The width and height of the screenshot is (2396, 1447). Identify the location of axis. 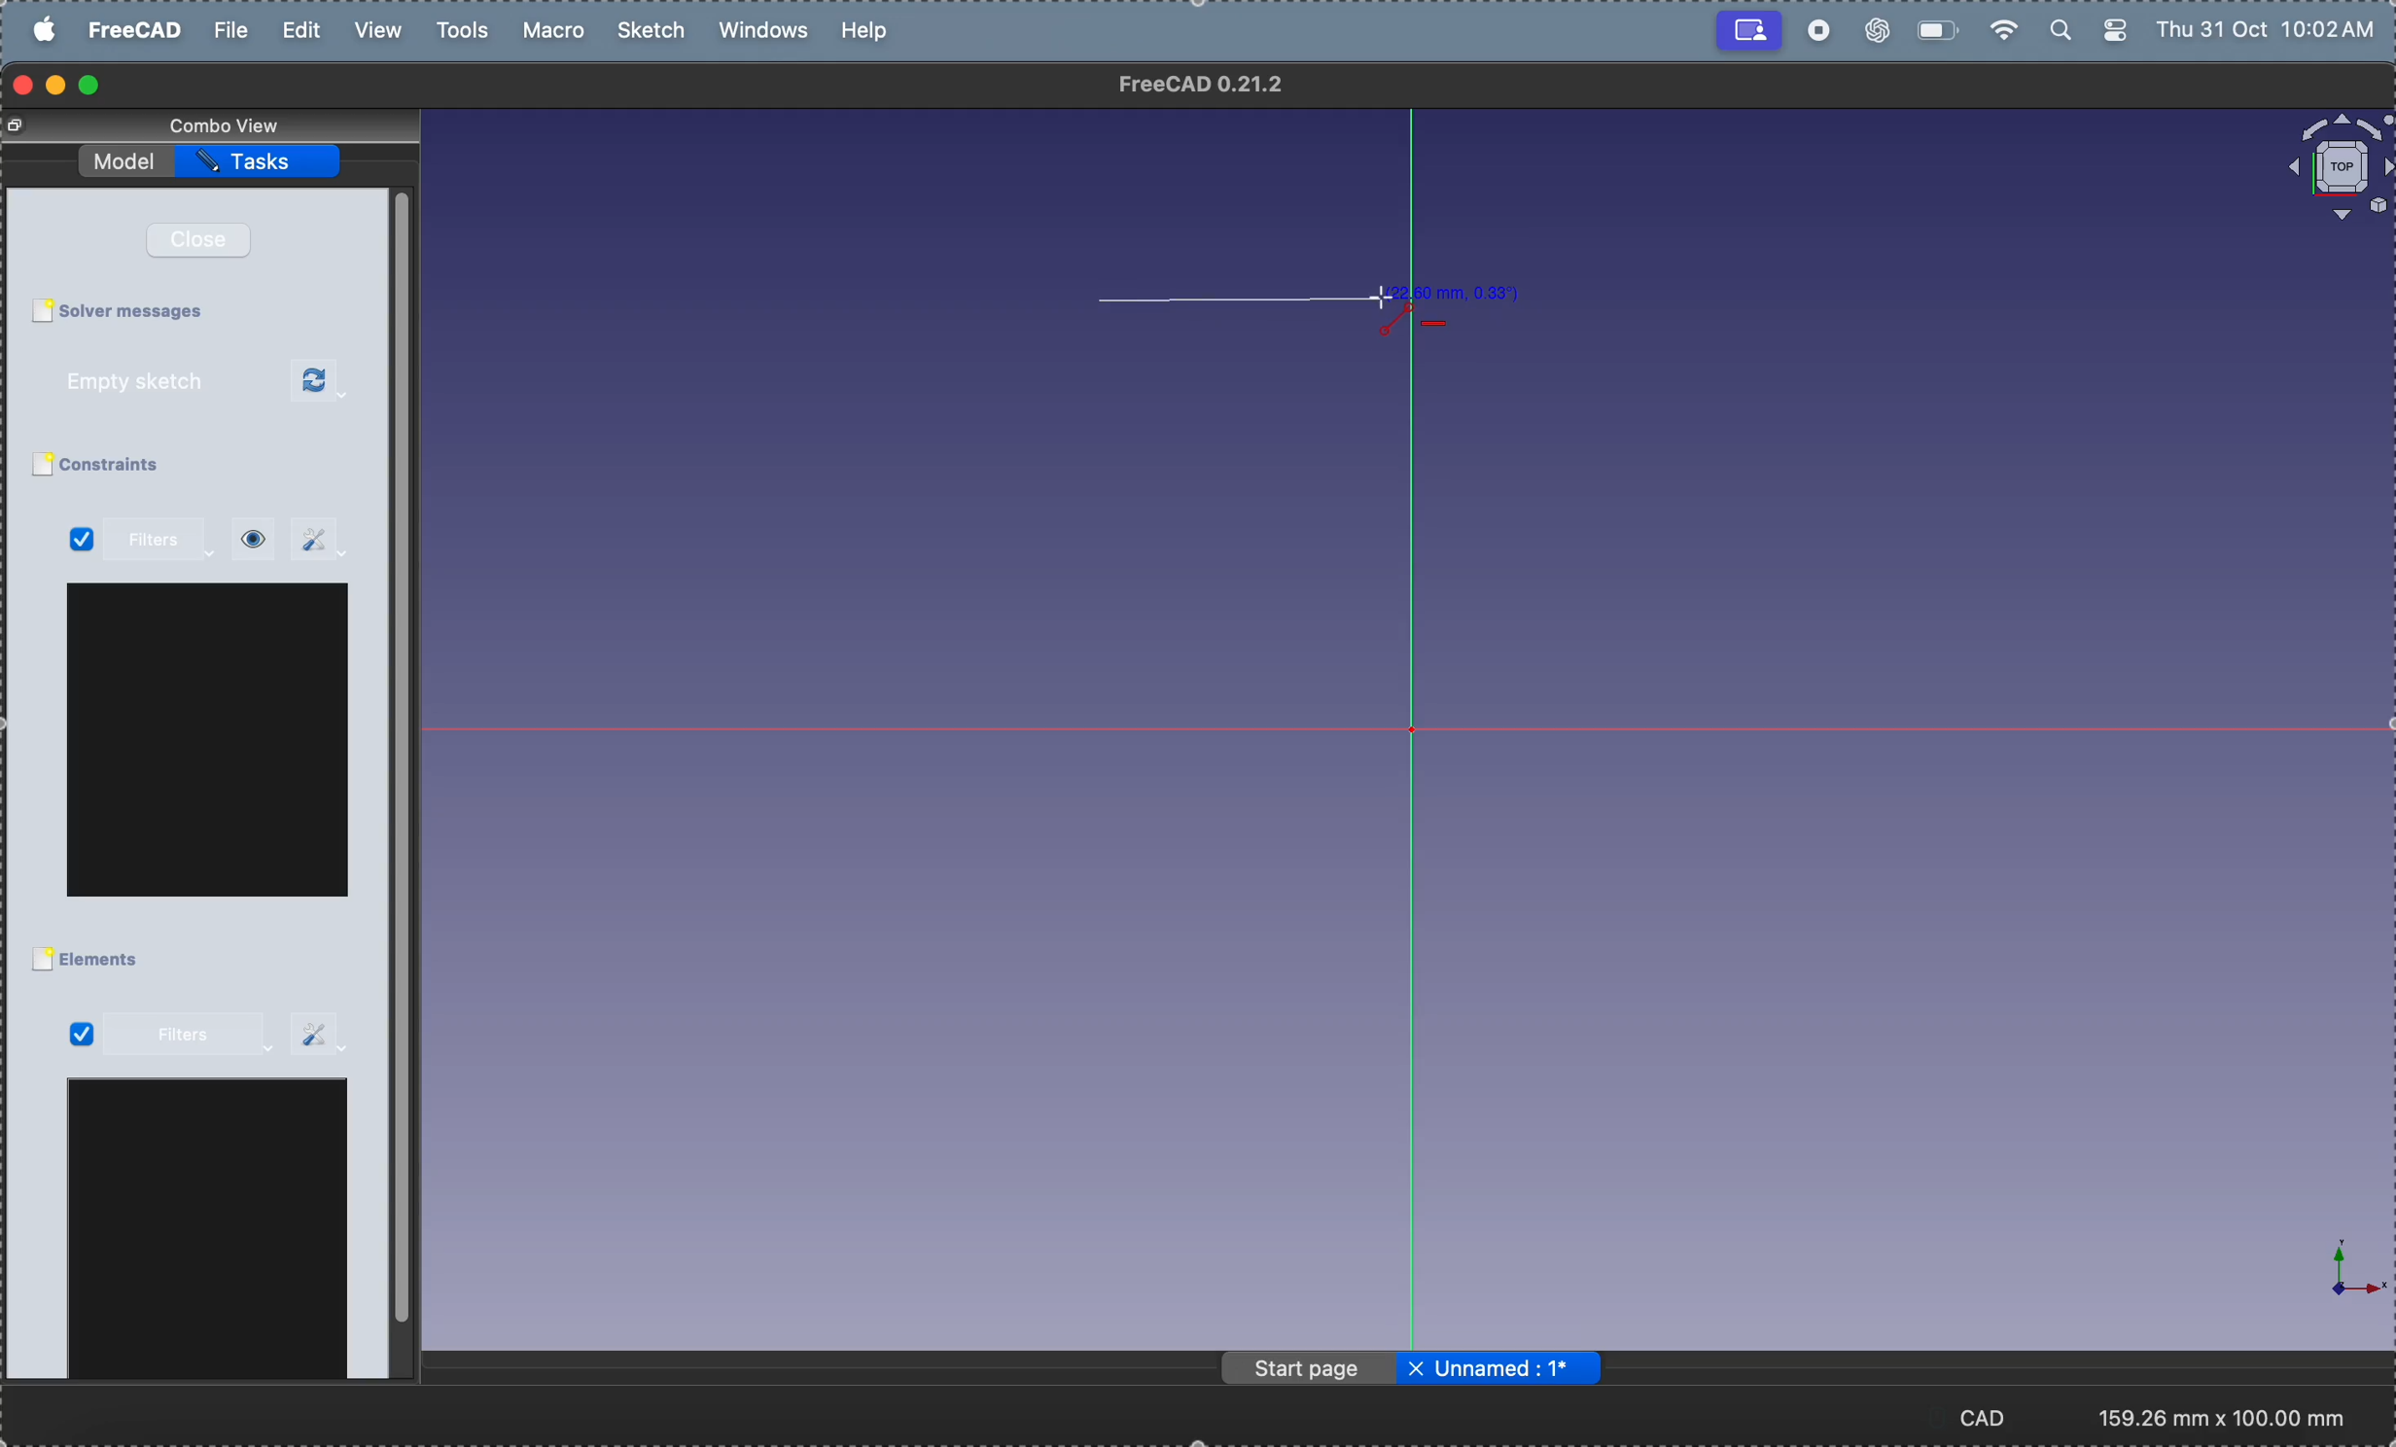
(2338, 1270).